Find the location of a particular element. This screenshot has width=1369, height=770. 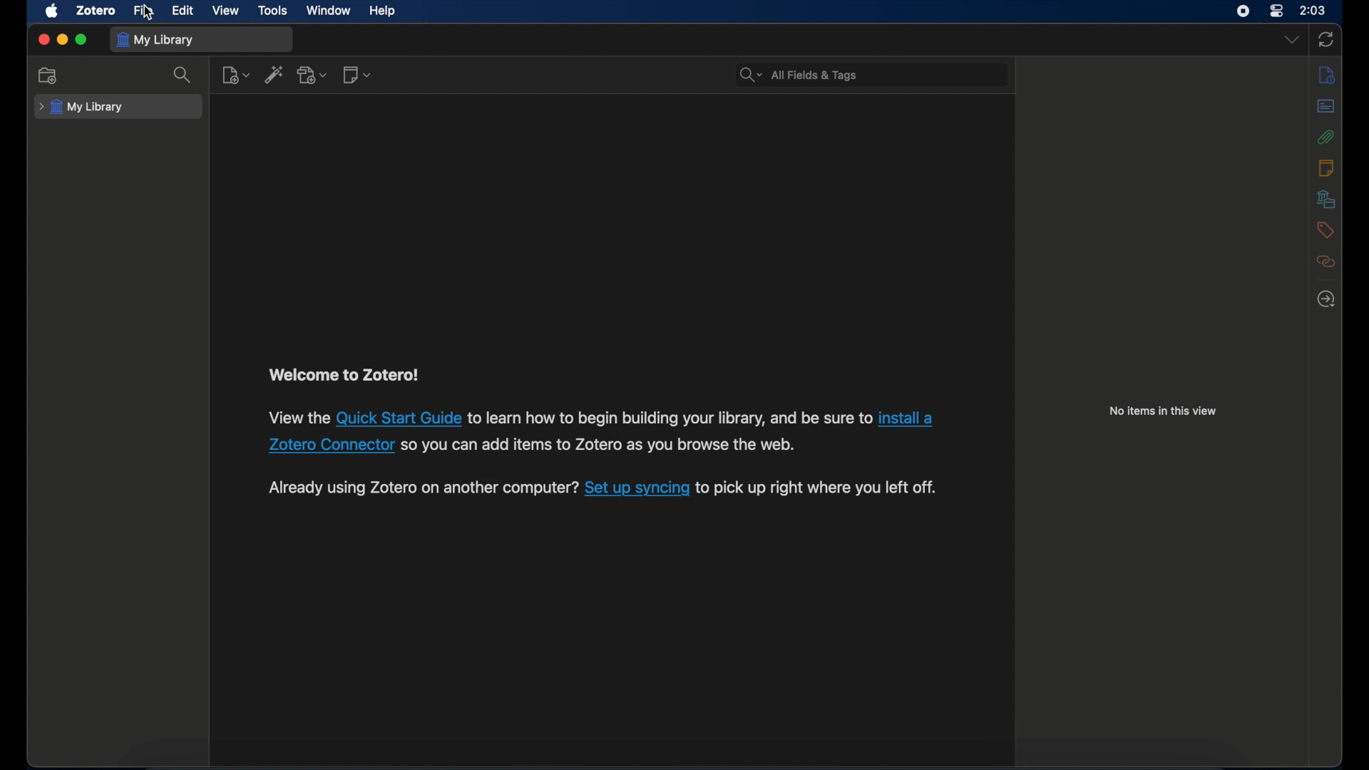

my library is located at coordinates (81, 107).